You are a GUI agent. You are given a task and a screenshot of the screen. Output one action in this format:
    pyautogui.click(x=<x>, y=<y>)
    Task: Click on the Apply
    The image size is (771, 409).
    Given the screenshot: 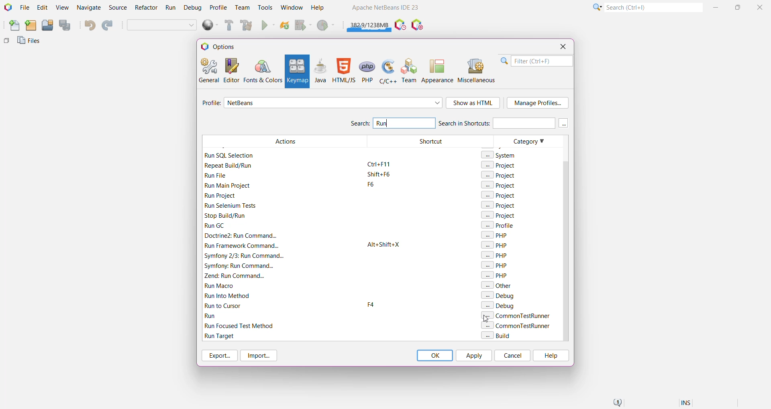 What is the action you would take?
    pyautogui.click(x=473, y=355)
    